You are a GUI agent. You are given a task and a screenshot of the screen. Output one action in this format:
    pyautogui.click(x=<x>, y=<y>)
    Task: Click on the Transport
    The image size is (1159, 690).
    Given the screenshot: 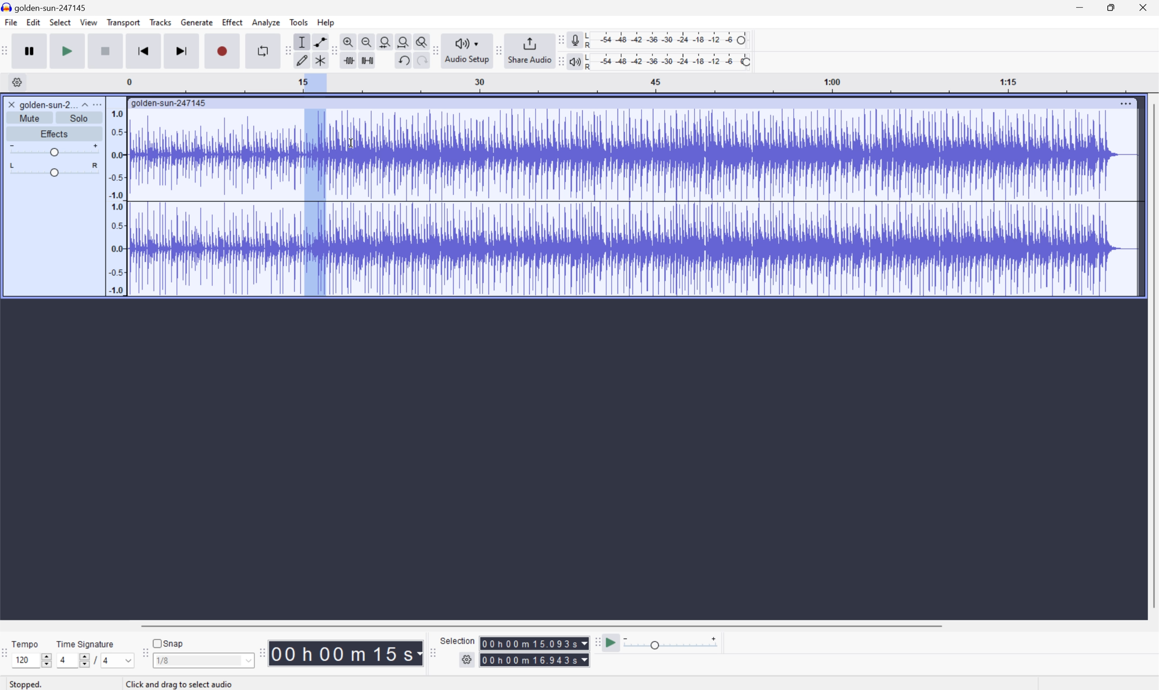 What is the action you would take?
    pyautogui.click(x=124, y=23)
    